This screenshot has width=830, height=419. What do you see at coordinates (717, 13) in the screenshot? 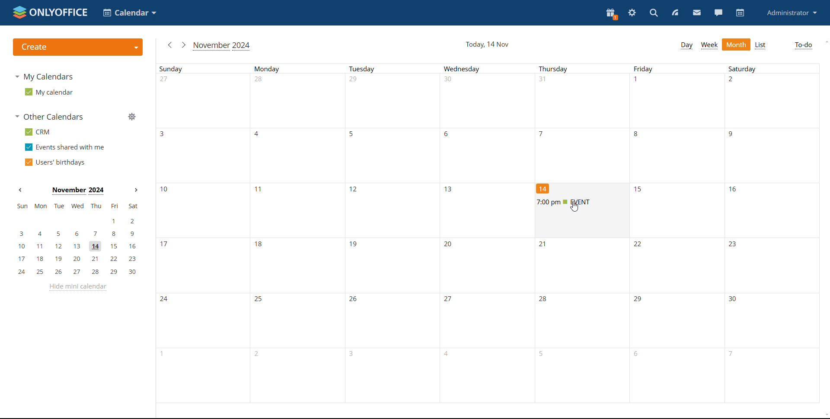
I see `chat` at bounding box center [717, 13].